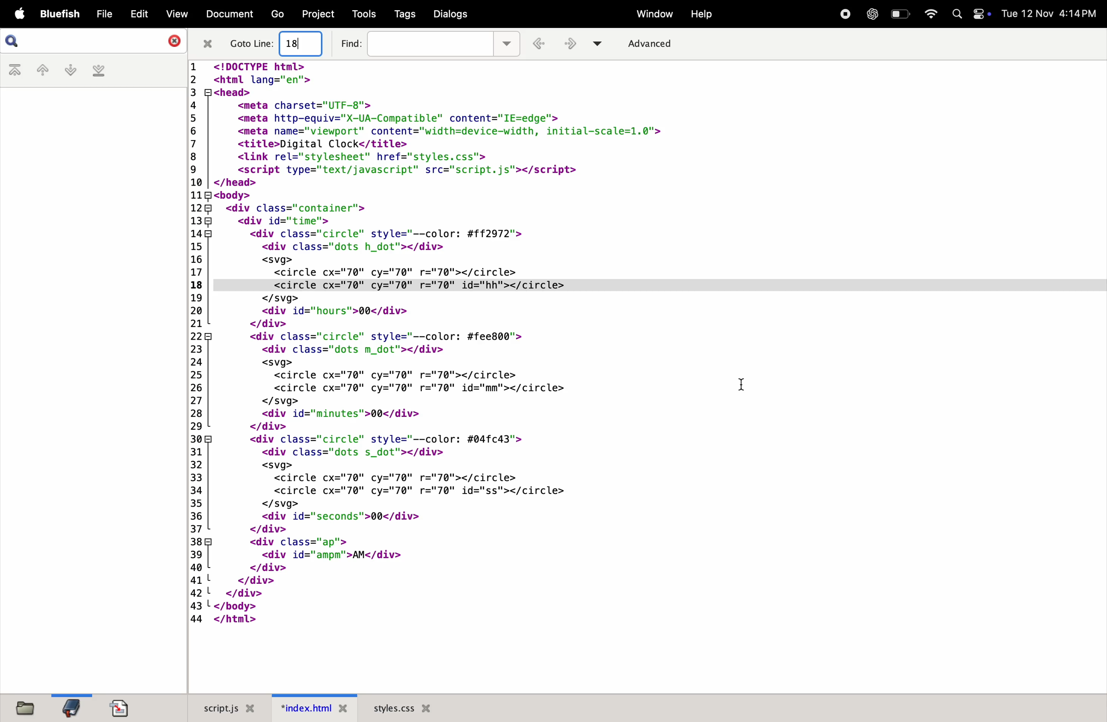 This screenshot has width=1107, height=722. I want to click on record, so click(844, 14).